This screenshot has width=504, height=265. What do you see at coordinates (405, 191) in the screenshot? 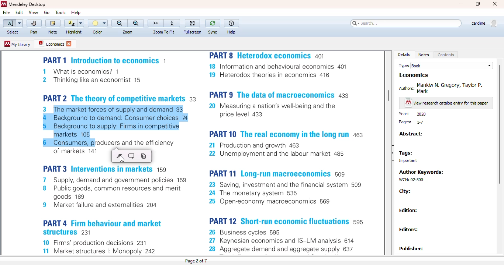
I see `city` at bounding box center [405, 191].